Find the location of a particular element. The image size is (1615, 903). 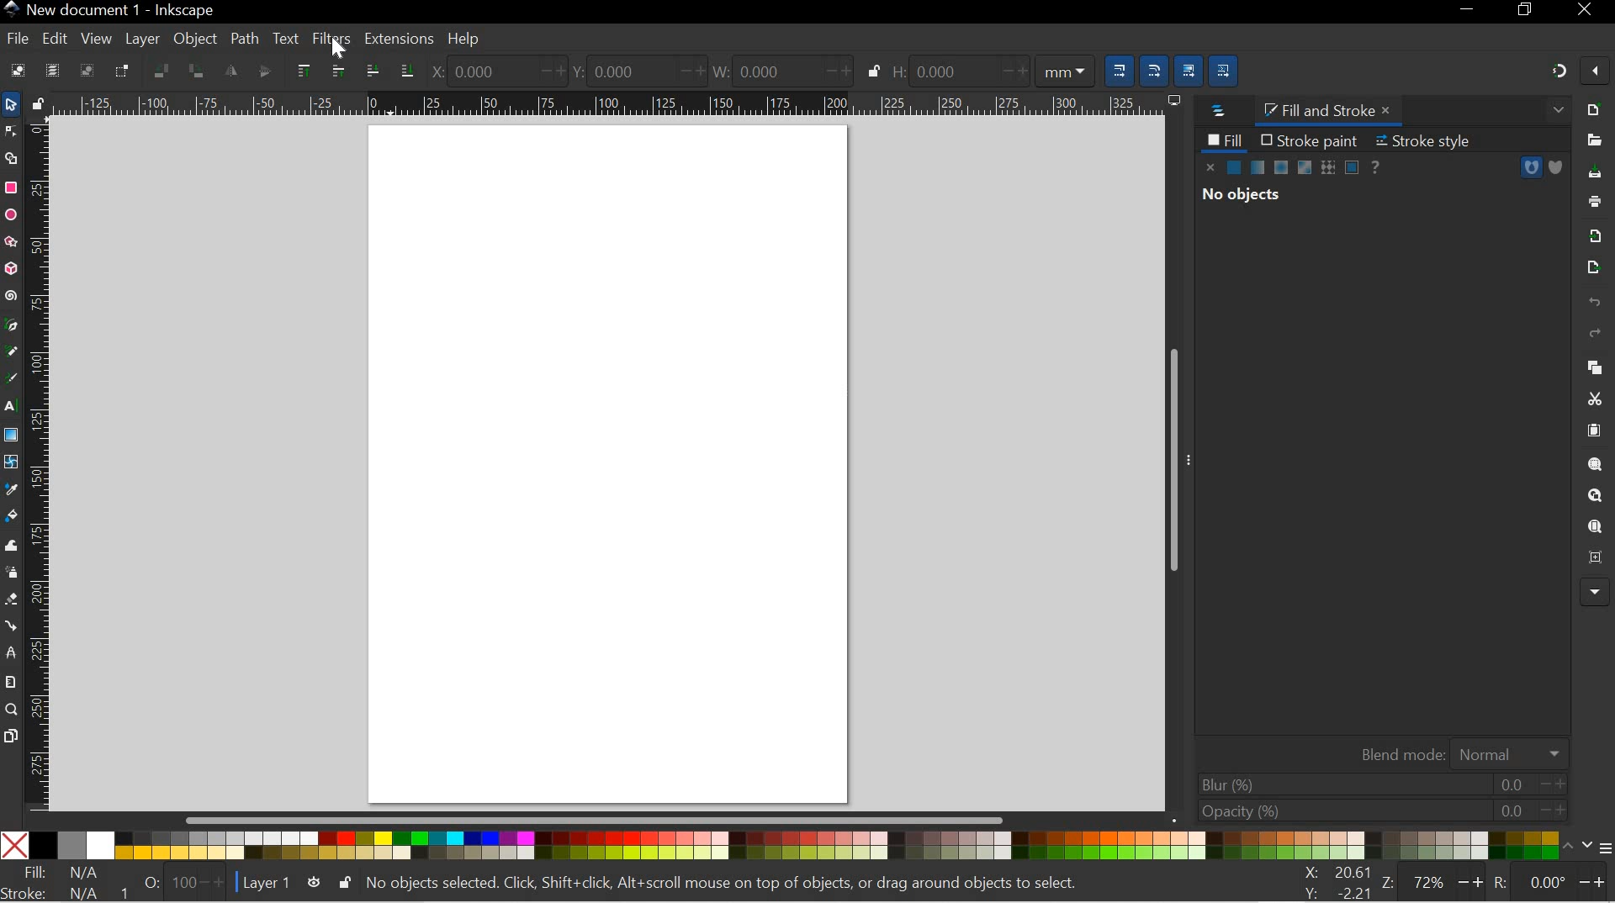

TOGGLE SELECTION BOX is located at coordinates (125, 71).